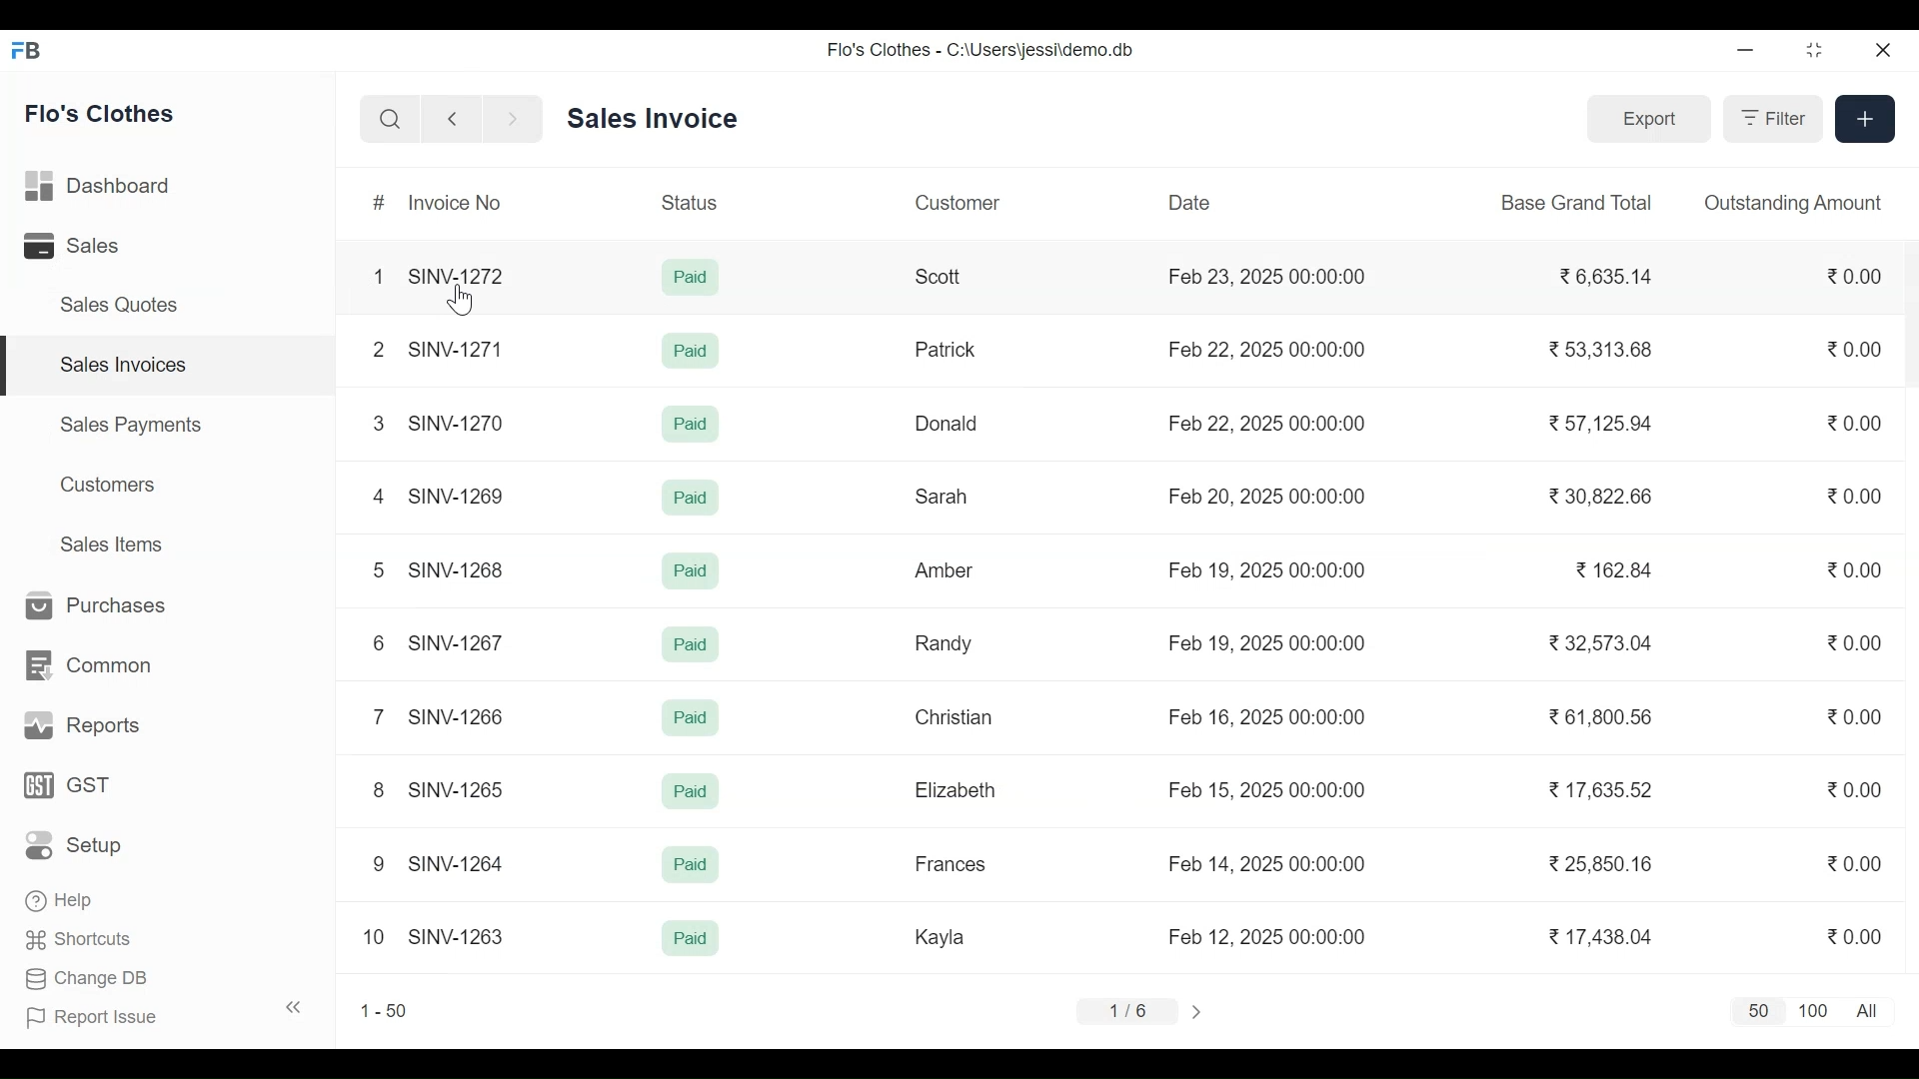  What do you see at coordinates (1603, 863) in the screenshot?
I see `25,850.16` at bounding box center [1603, 863].